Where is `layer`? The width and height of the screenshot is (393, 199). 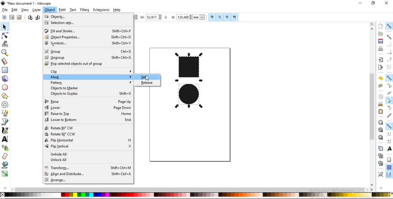 layer is located at coordinates (36, 10).